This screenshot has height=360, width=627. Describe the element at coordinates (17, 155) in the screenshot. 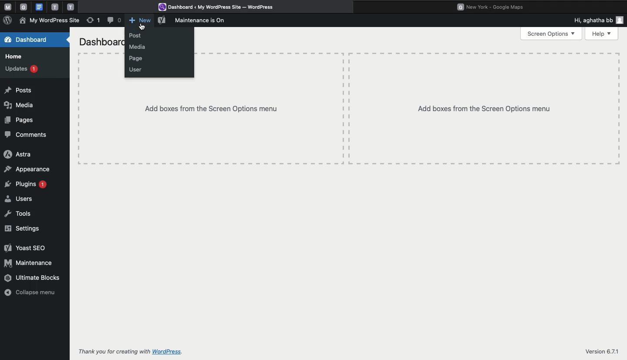

I see `Astra` at that location.